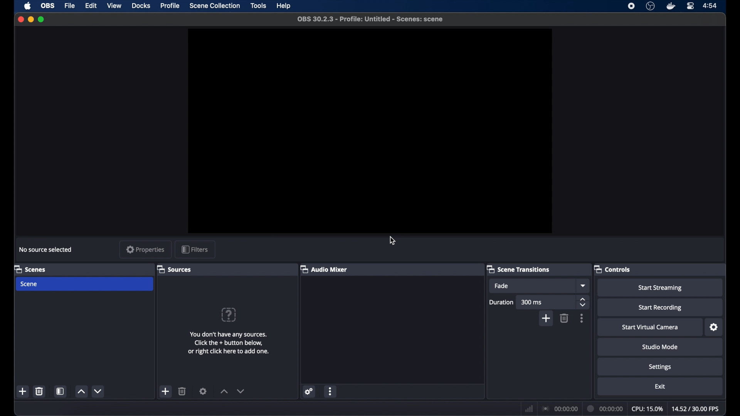  What do you see at coordinates (561, 408) in the screenshot?
I see `connection` at bounding box center [561, 408].